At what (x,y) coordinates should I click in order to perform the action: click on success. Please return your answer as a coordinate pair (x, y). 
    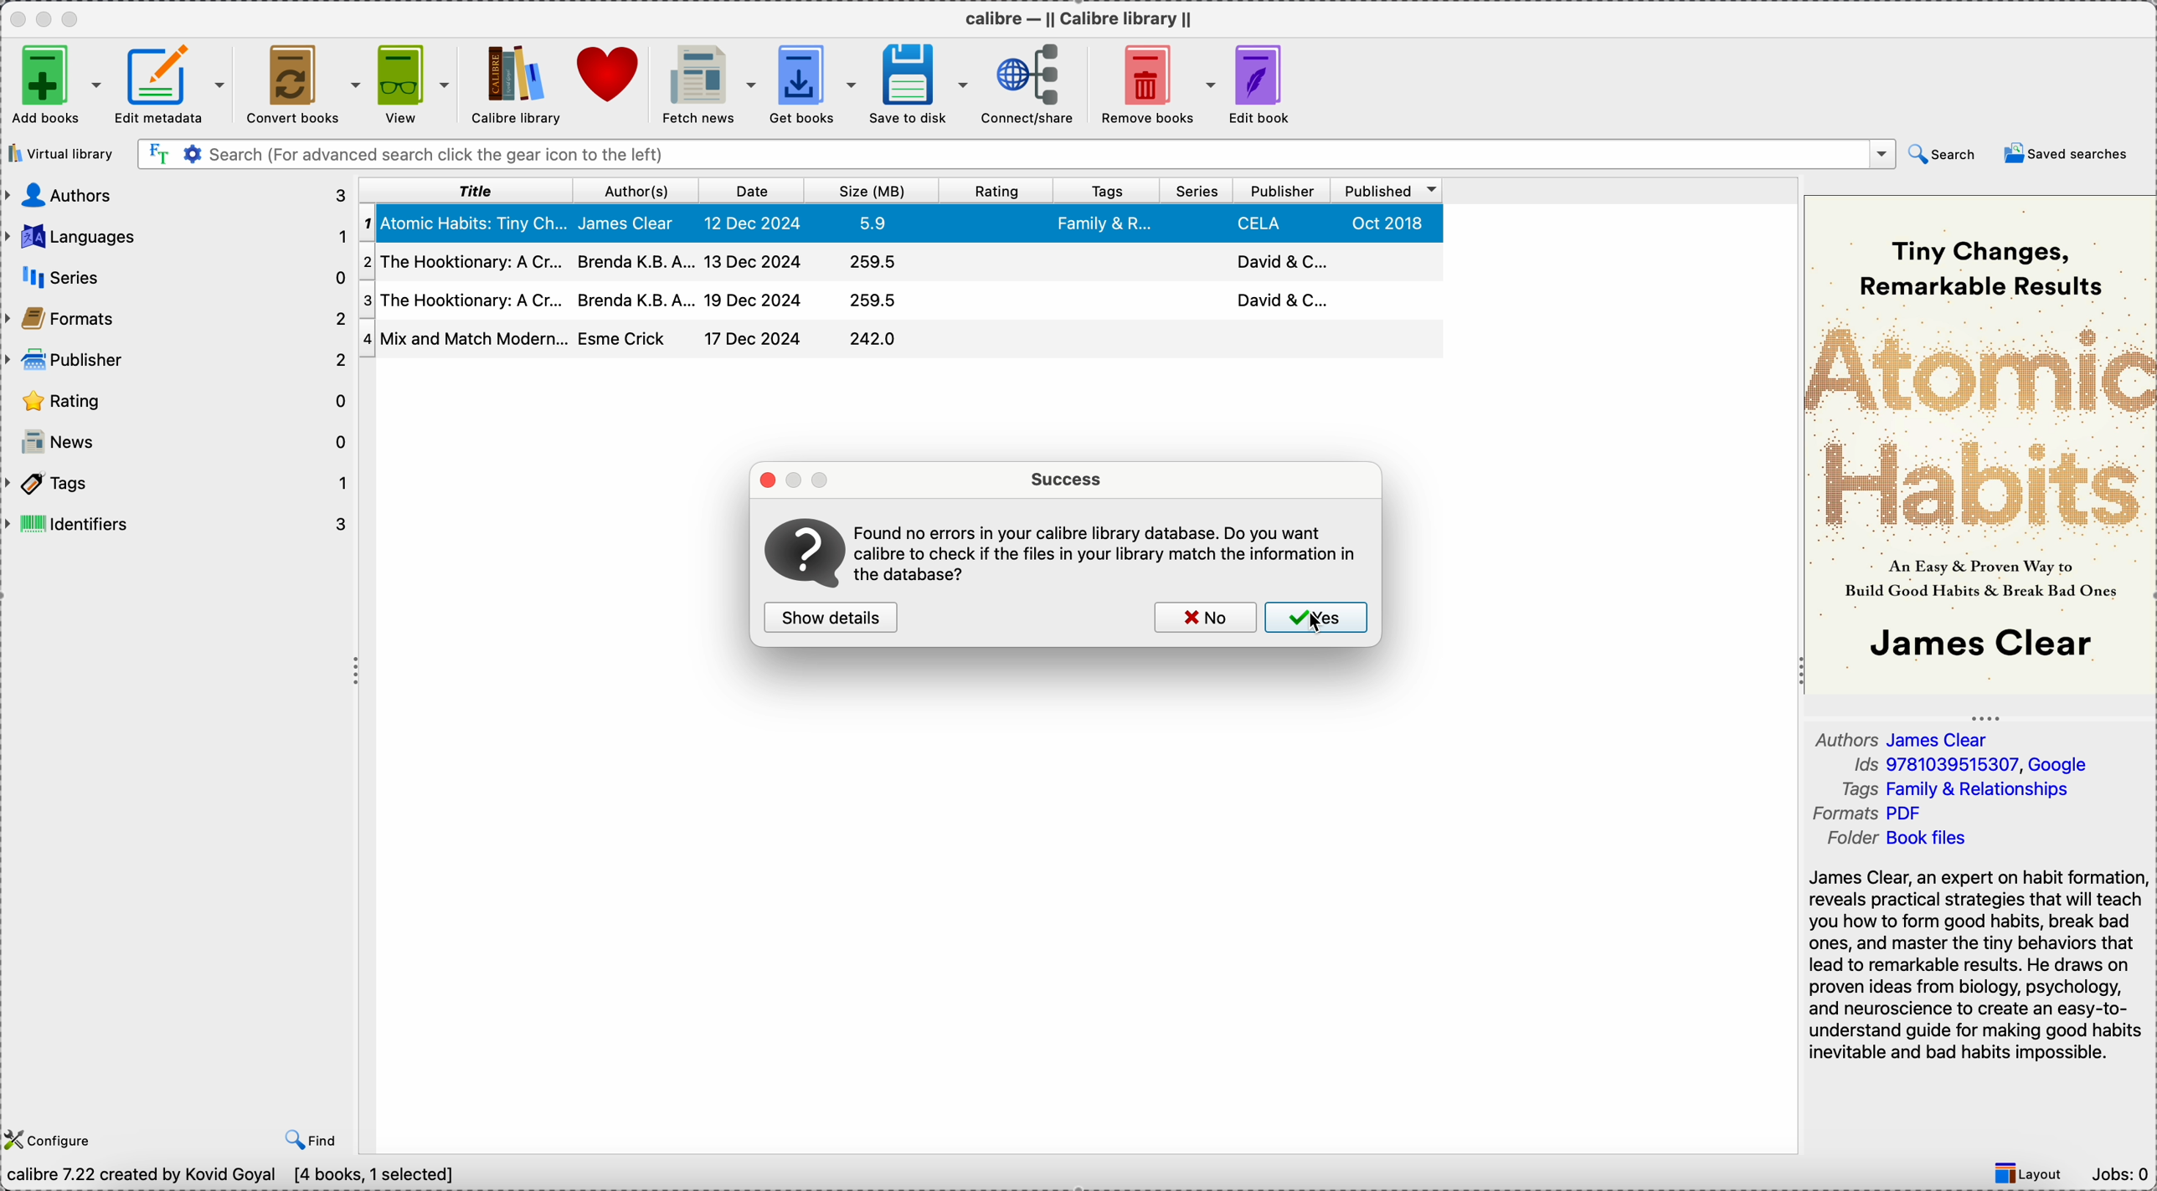
    Looking at the image, I should click on (1068, 478).